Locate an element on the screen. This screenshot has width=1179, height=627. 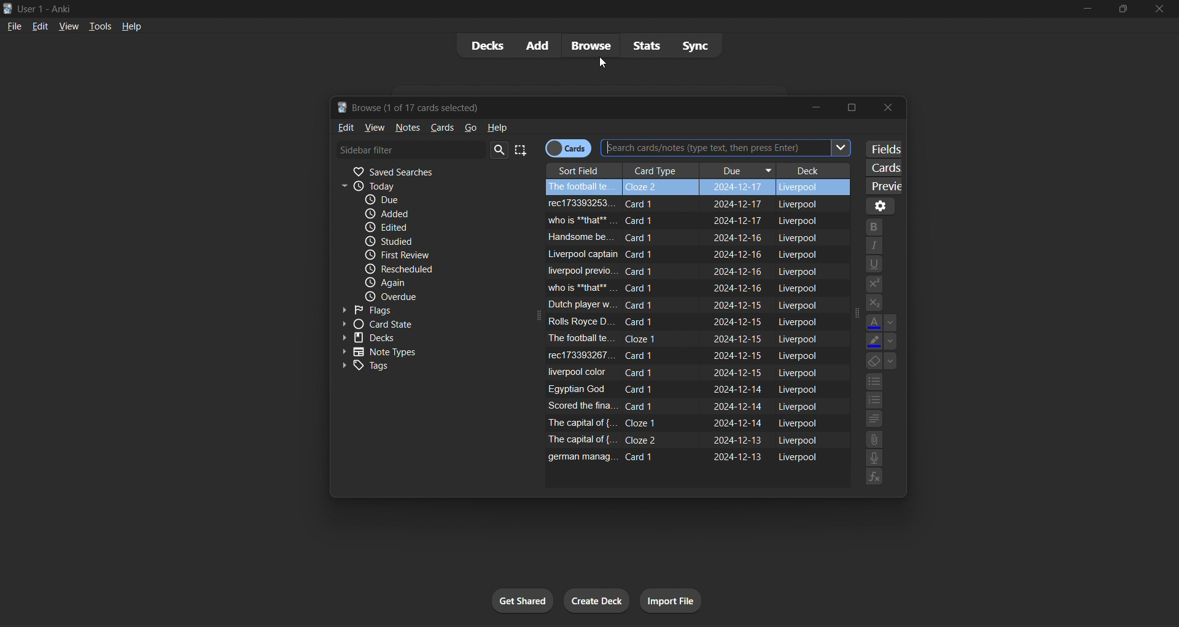
flags filter is located at coordinates (417, 311).